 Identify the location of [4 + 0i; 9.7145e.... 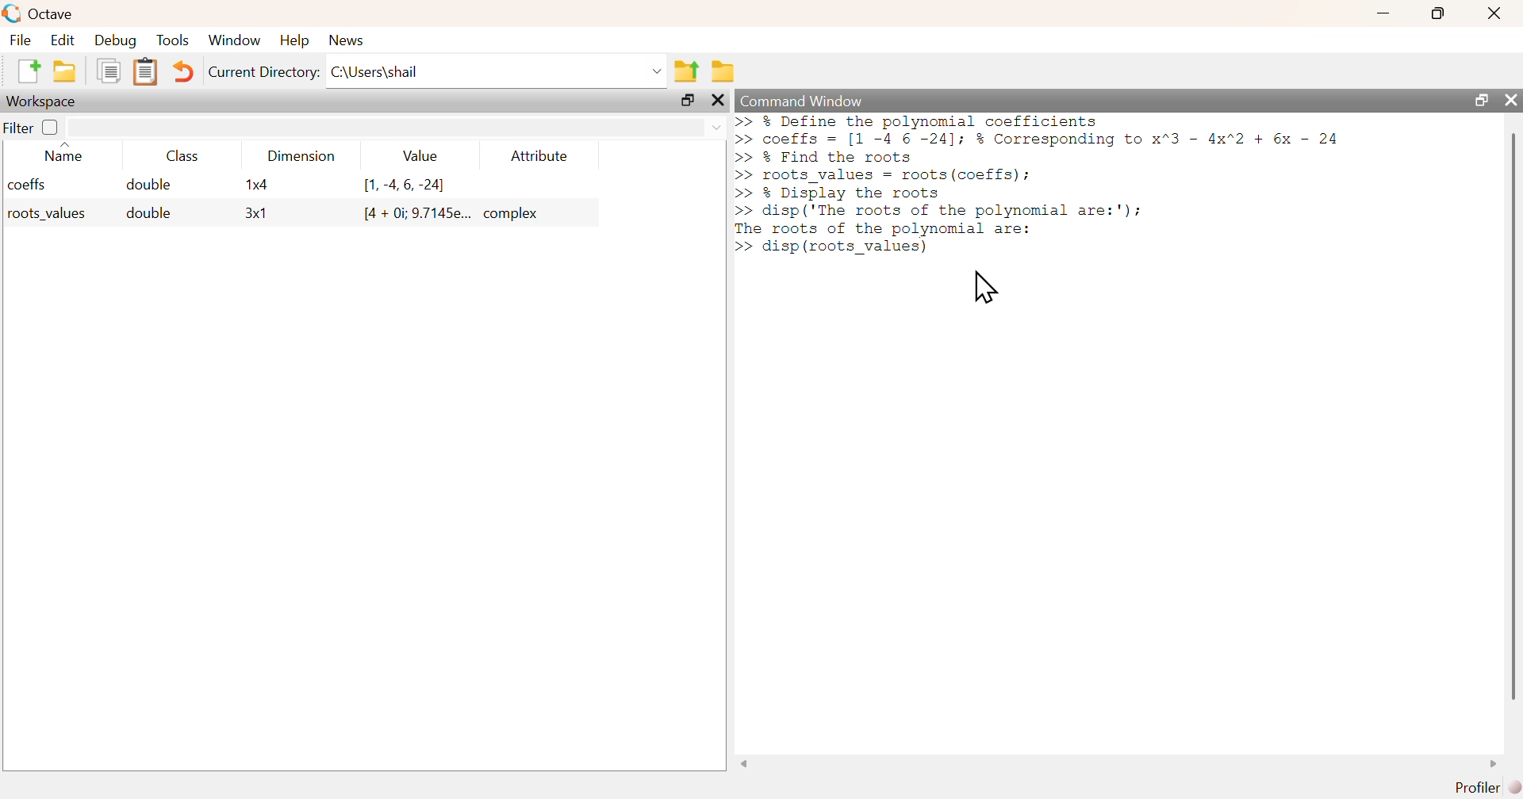
(416, 213).